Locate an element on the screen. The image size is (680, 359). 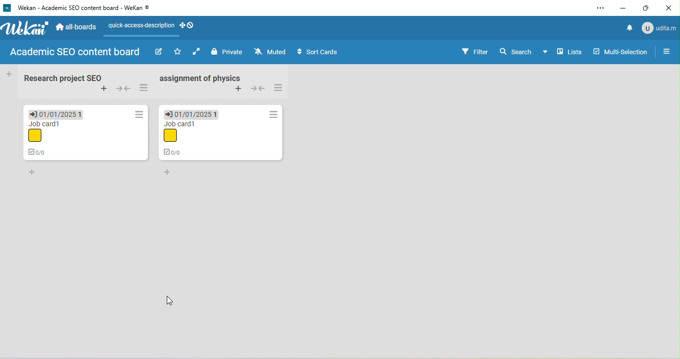
due date is located at coordinates (57, 113).